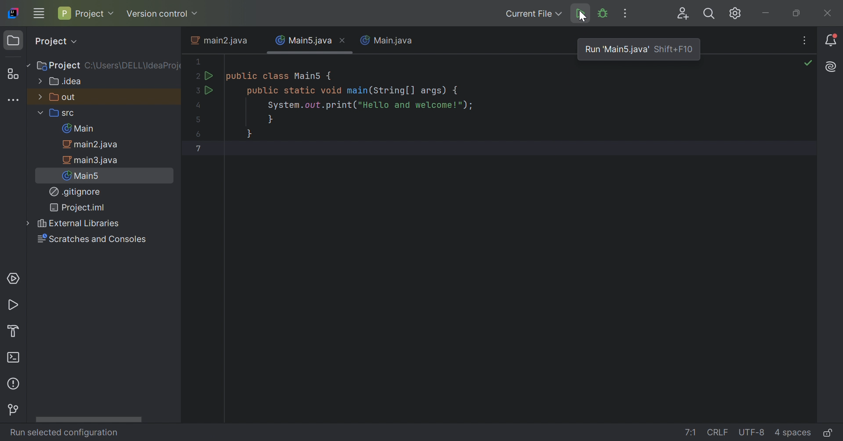  I want to click on No problems, so click(809, 63).